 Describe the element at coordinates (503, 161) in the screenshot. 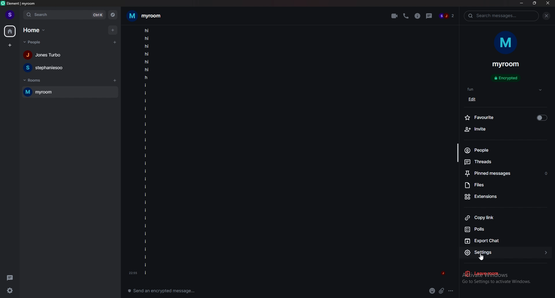

I see `threads` at that location.